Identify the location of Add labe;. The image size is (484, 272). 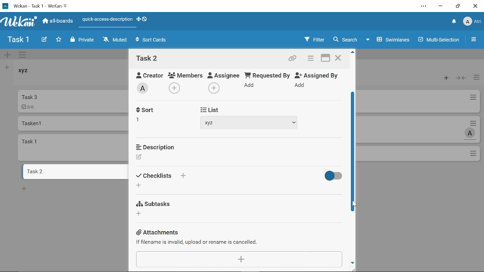
(145, 89).